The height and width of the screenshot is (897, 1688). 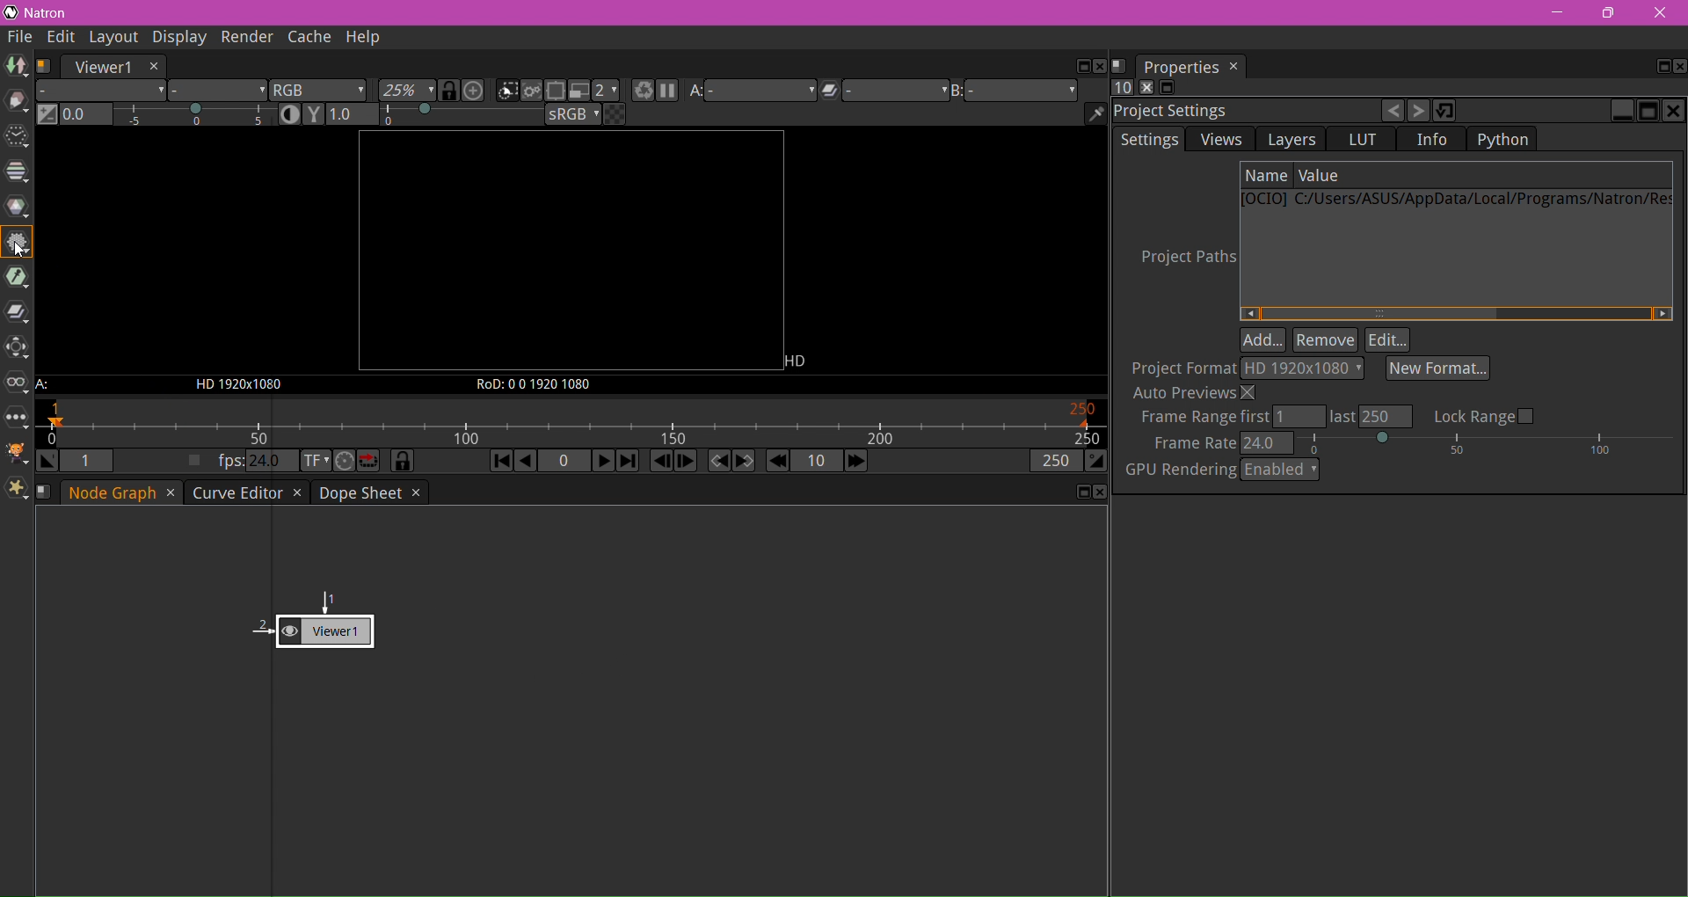 I want to click on Viewer gamma correction level, so click(x=435, y=115).